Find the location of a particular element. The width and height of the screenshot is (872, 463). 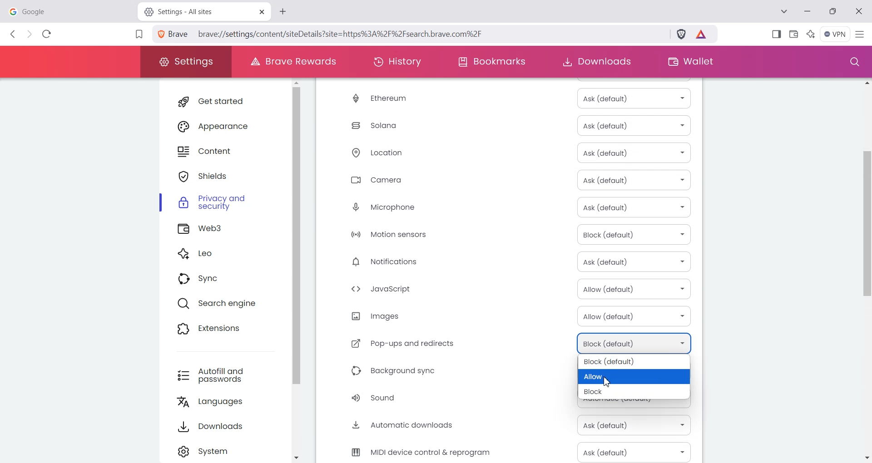

 is located at coordinates (835, 34).